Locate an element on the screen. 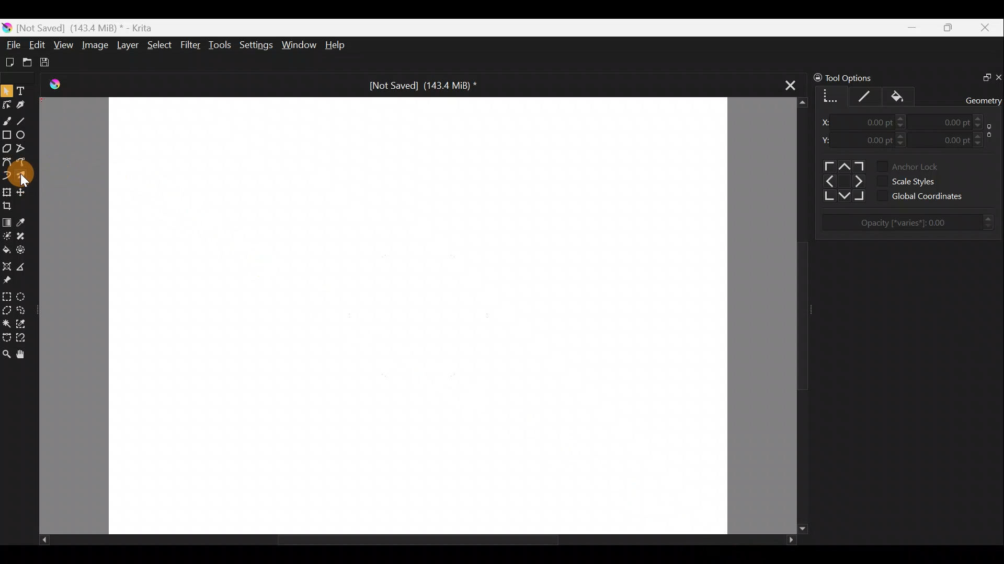 The height and width of the screenshot is (564, 1004). Freehand selection tool is located at coordinates (22, 310).